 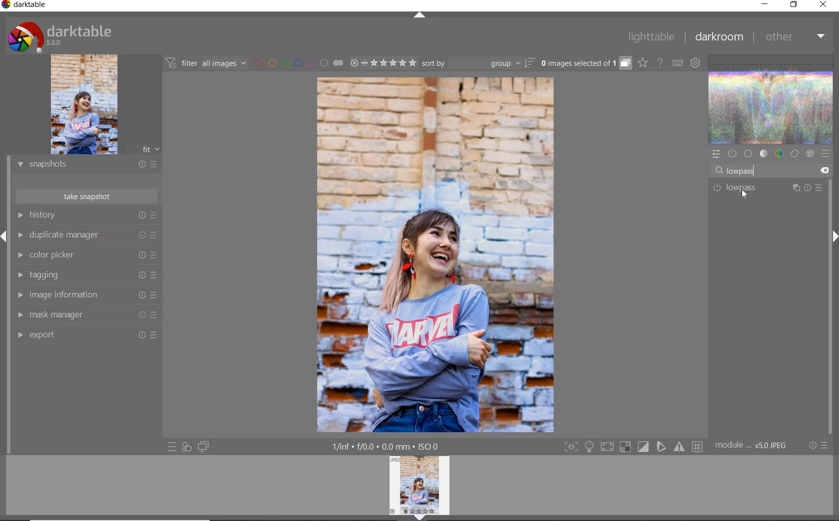 I want to click on quick access for applying any of your styles, so click(x=187, y=447).